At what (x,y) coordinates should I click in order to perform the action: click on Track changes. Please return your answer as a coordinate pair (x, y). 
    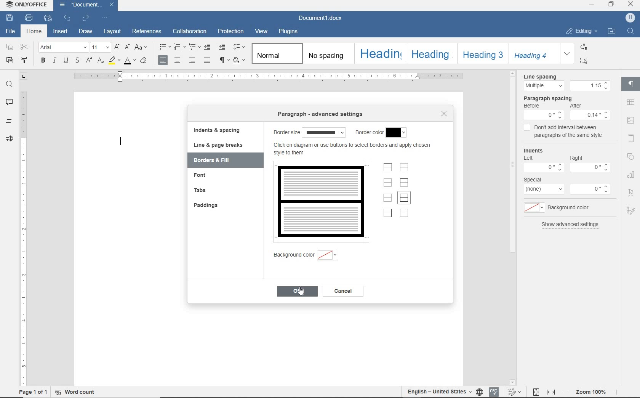
    Looking at the image, I should click on (515, 393).